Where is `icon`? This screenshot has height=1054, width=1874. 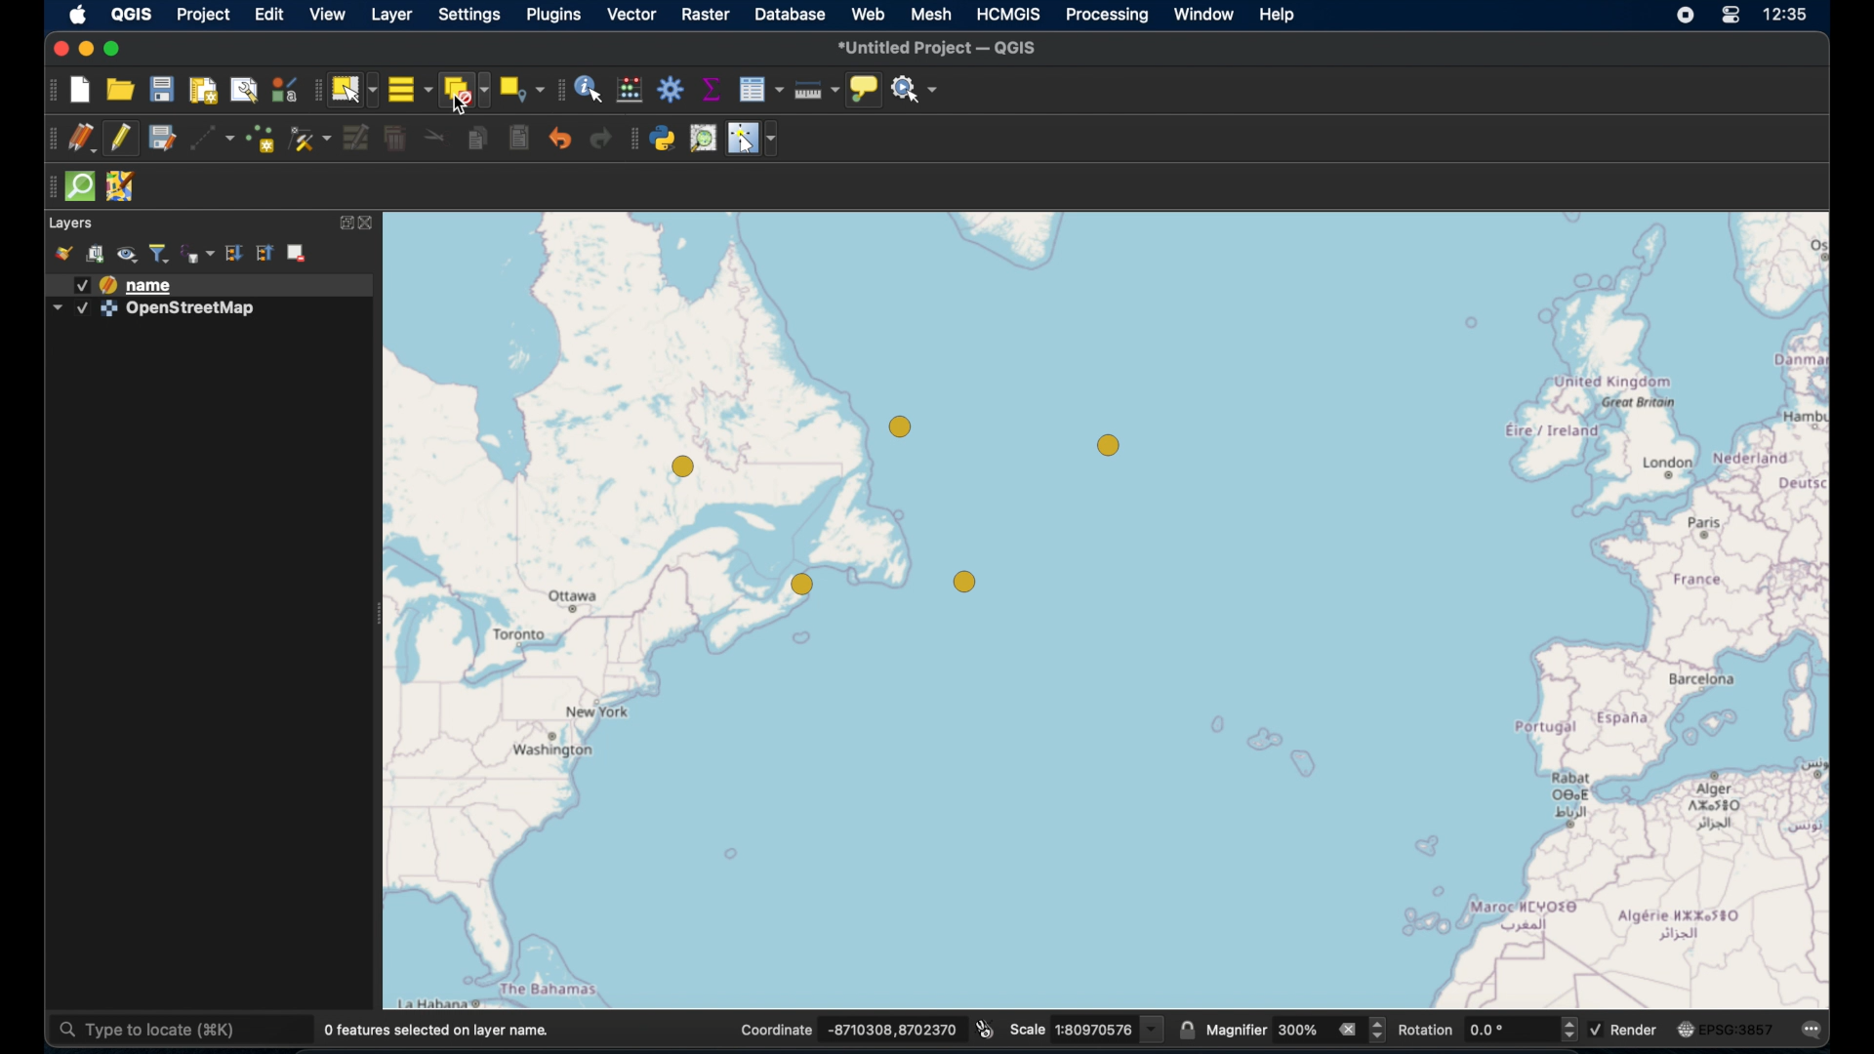
icon is located at coordinates (1686, 1027).